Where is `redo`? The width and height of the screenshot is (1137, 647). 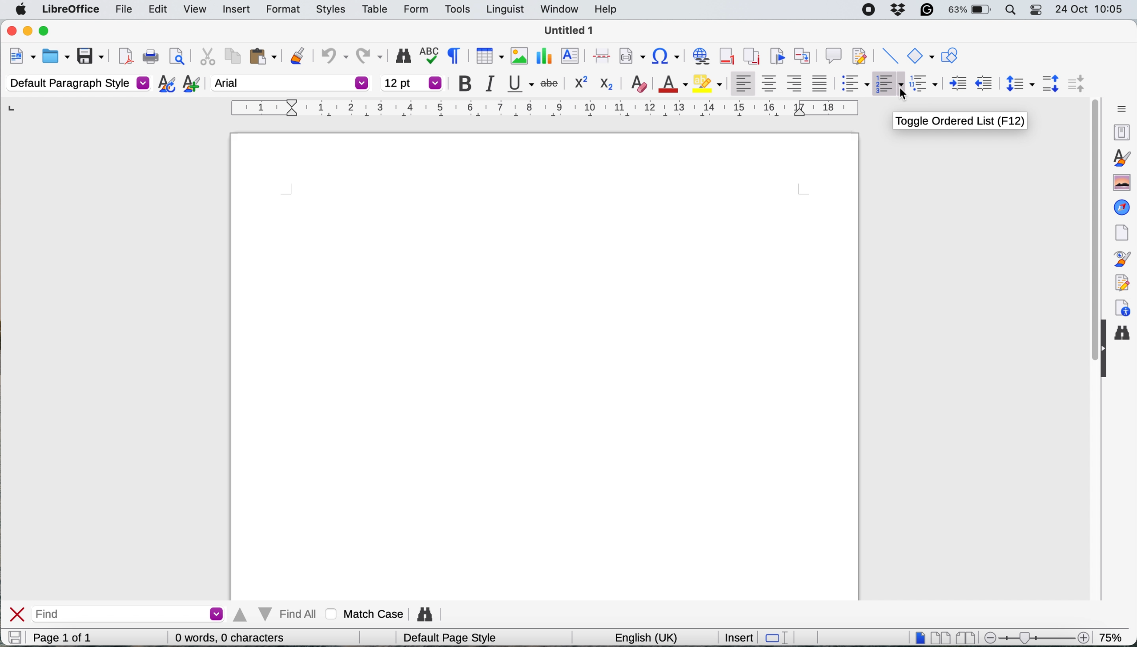
redo is located at coordinates (370, 53).